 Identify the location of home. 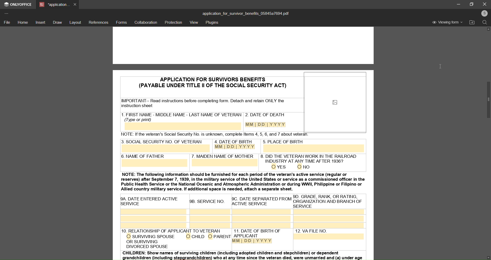
(23, 22).